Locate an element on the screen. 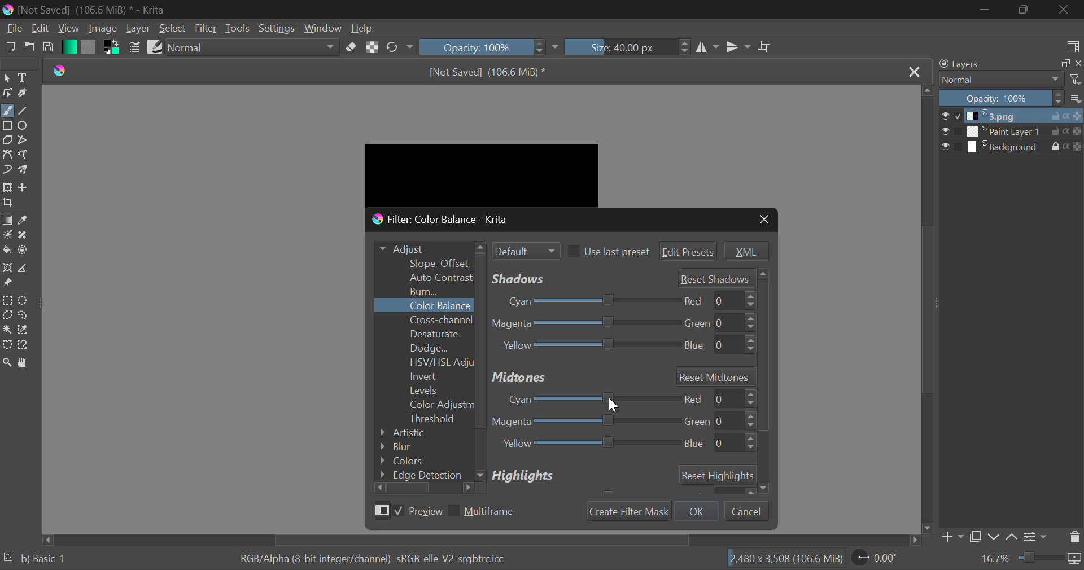 This screenshot has height=570, width=1084. Select is located at coordinates (174, 28).